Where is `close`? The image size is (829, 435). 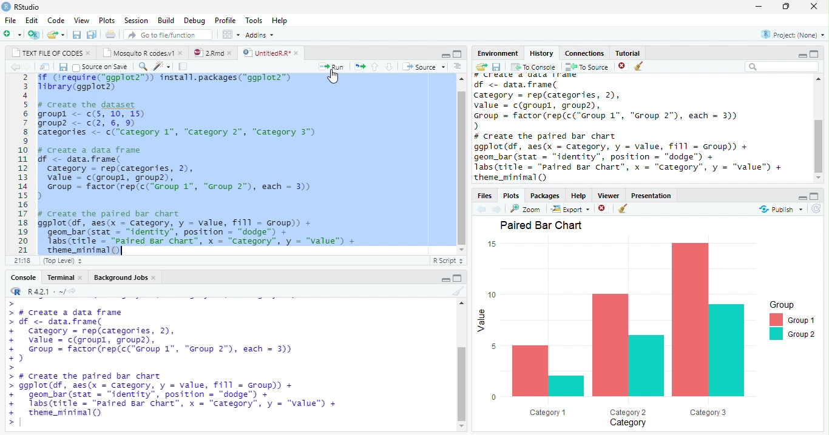 close is located at coordinates (602, 208).